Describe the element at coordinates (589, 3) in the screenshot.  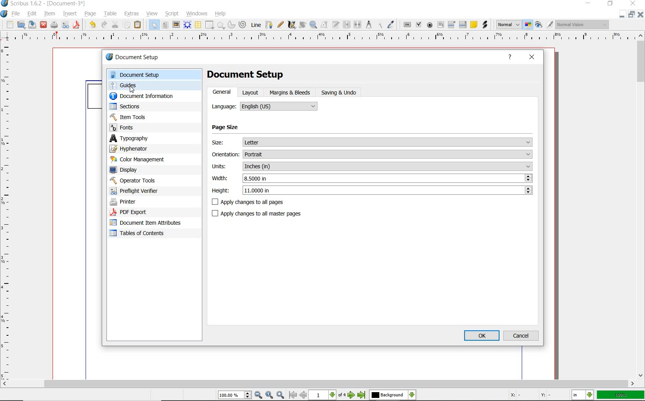
I see `minimize` at that location.